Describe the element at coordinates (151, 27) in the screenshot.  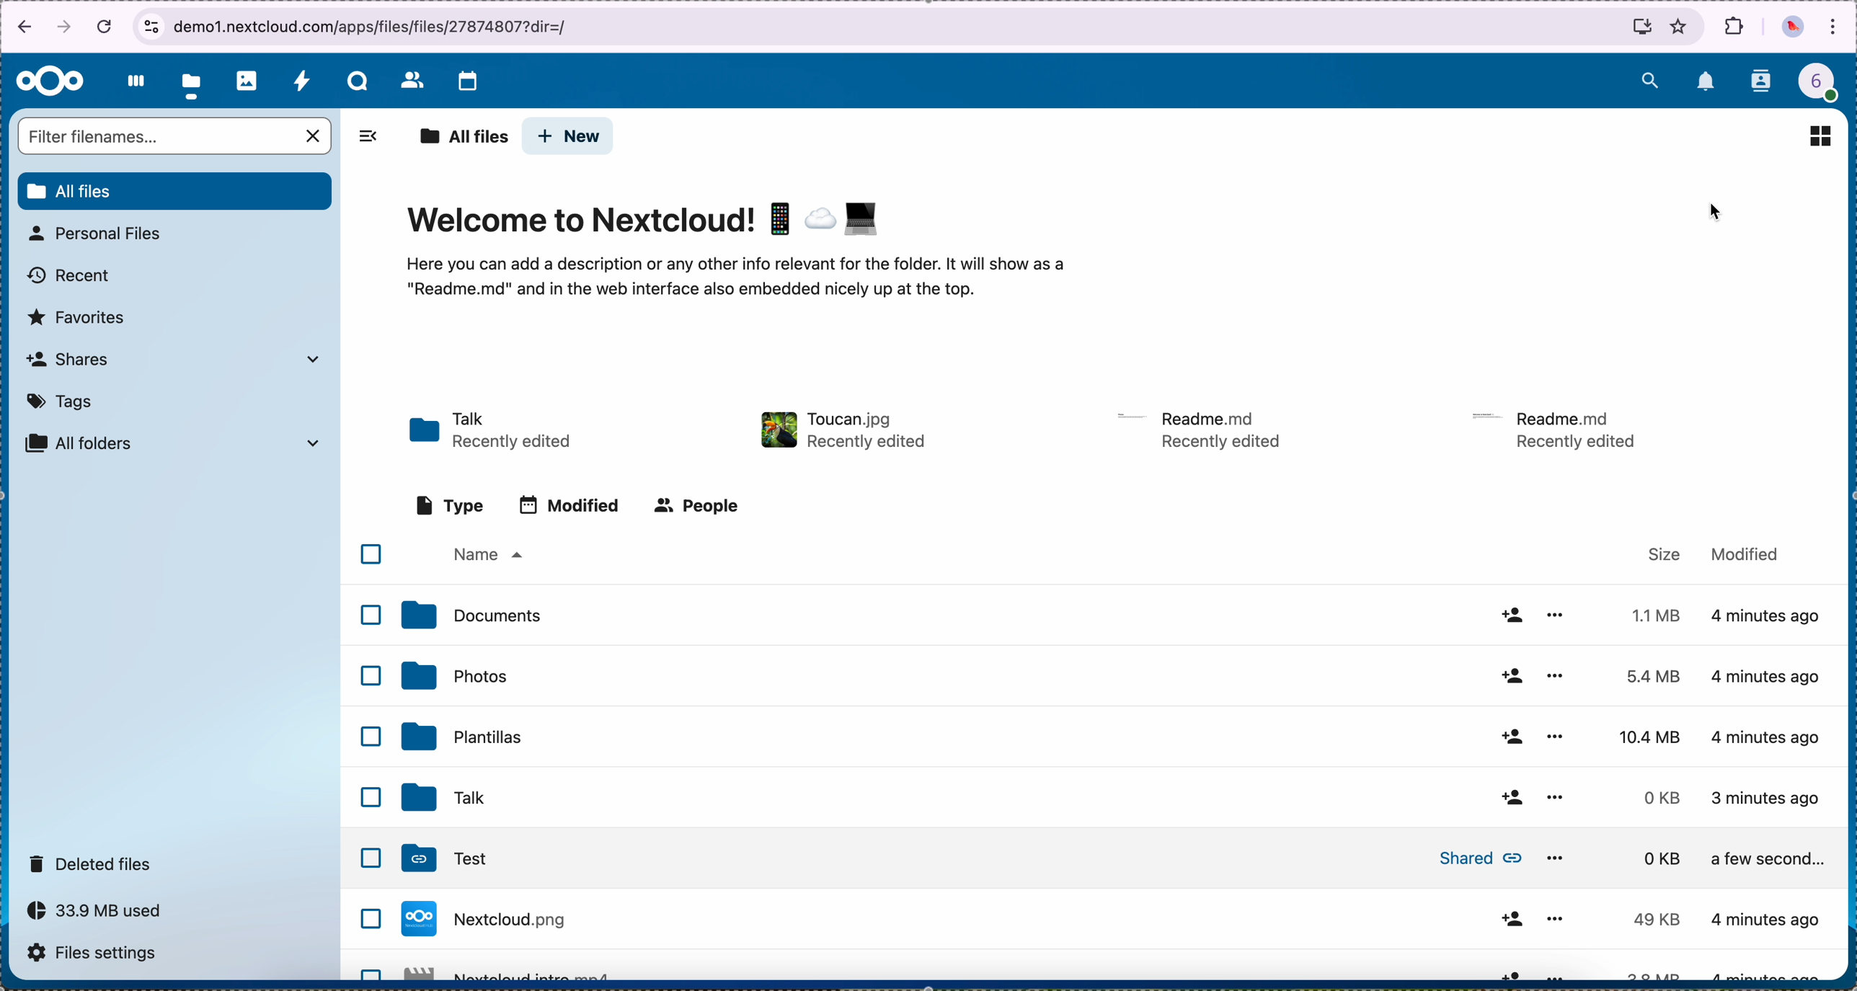
I see `view site information` at that location.